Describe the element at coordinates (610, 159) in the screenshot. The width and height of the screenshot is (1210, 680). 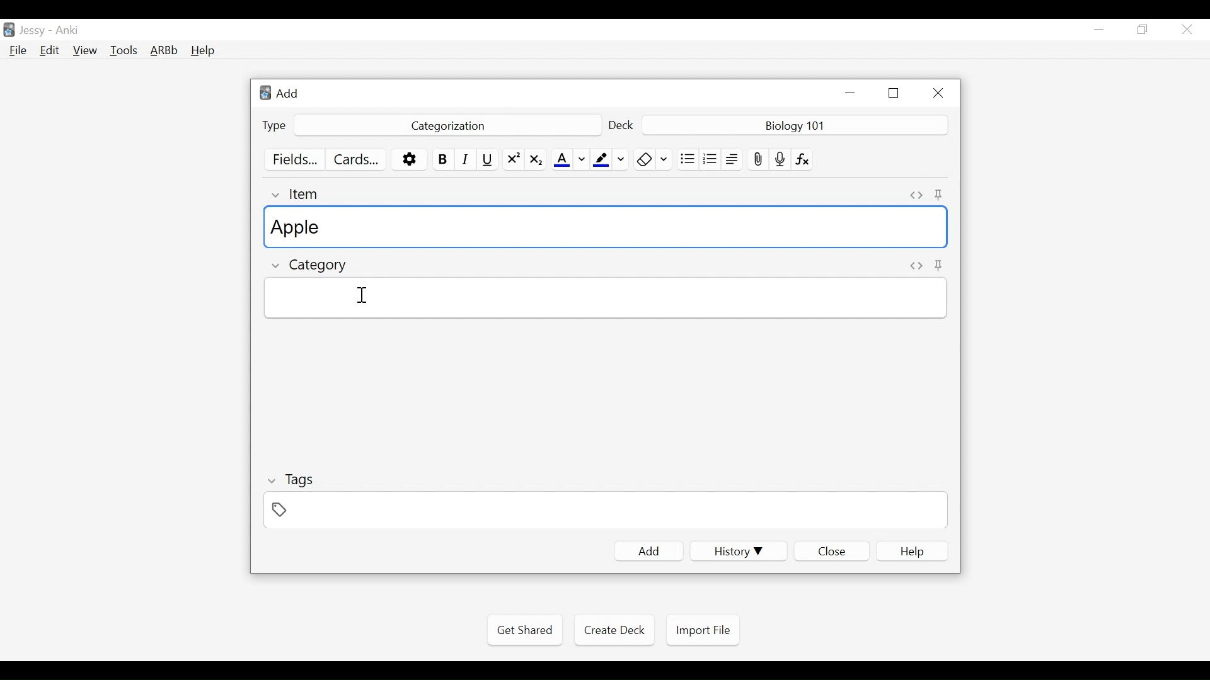
I see `Text Highlighting color` at that location.